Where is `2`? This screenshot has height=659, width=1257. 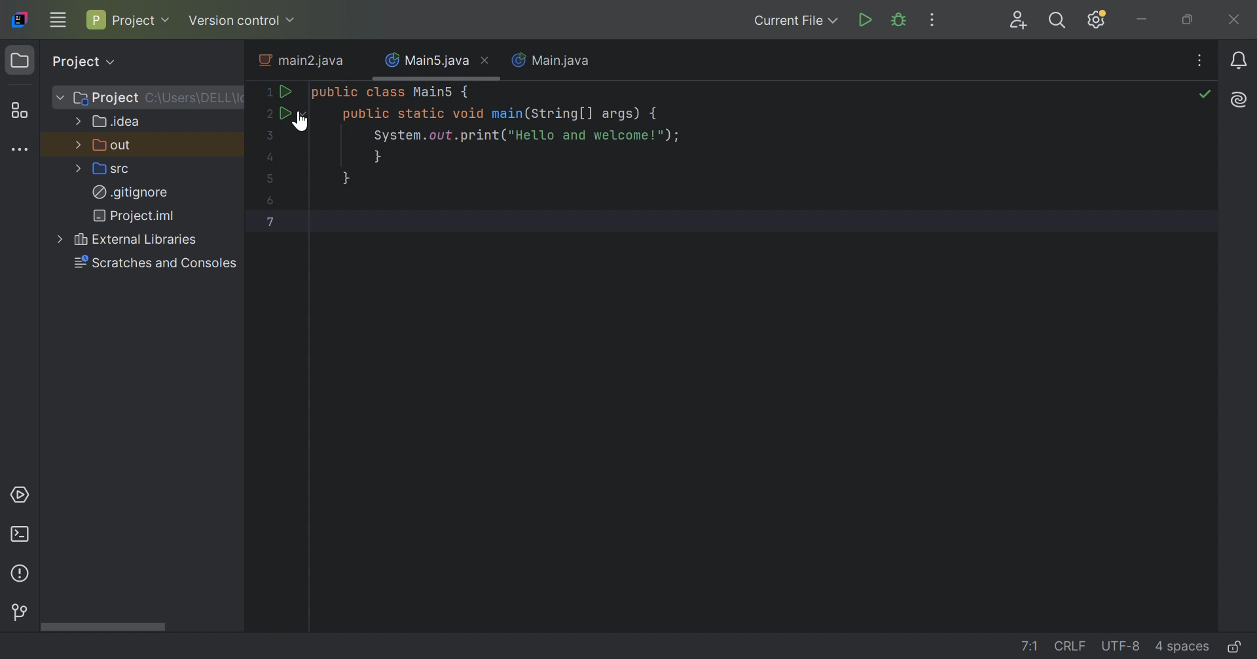
2 is located at coordinates (266, 112).